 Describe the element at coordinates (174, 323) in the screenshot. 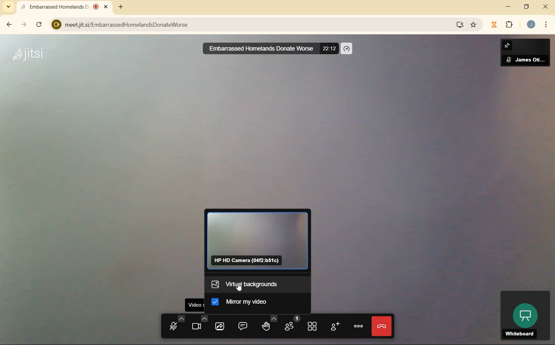

I see `microphone` at that location.